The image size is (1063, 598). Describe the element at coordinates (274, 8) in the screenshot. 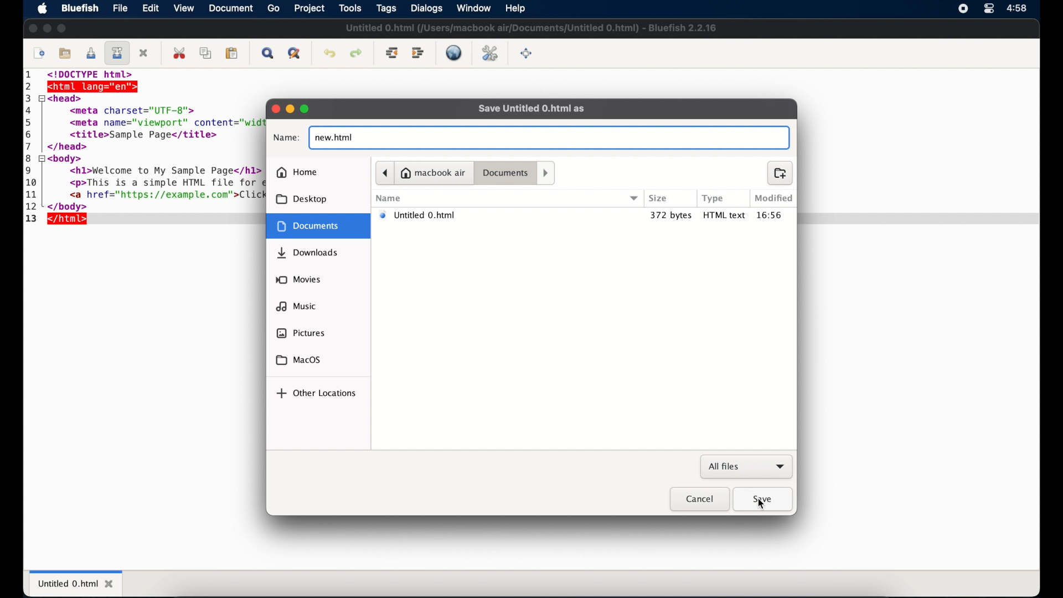

I see `go` at that location.